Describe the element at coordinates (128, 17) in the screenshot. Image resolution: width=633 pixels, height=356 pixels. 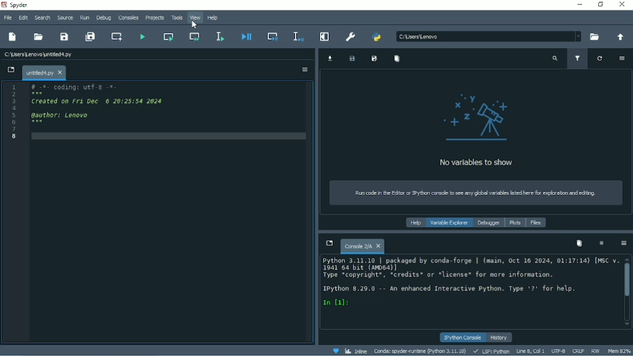
I see `Consoles` at that location.